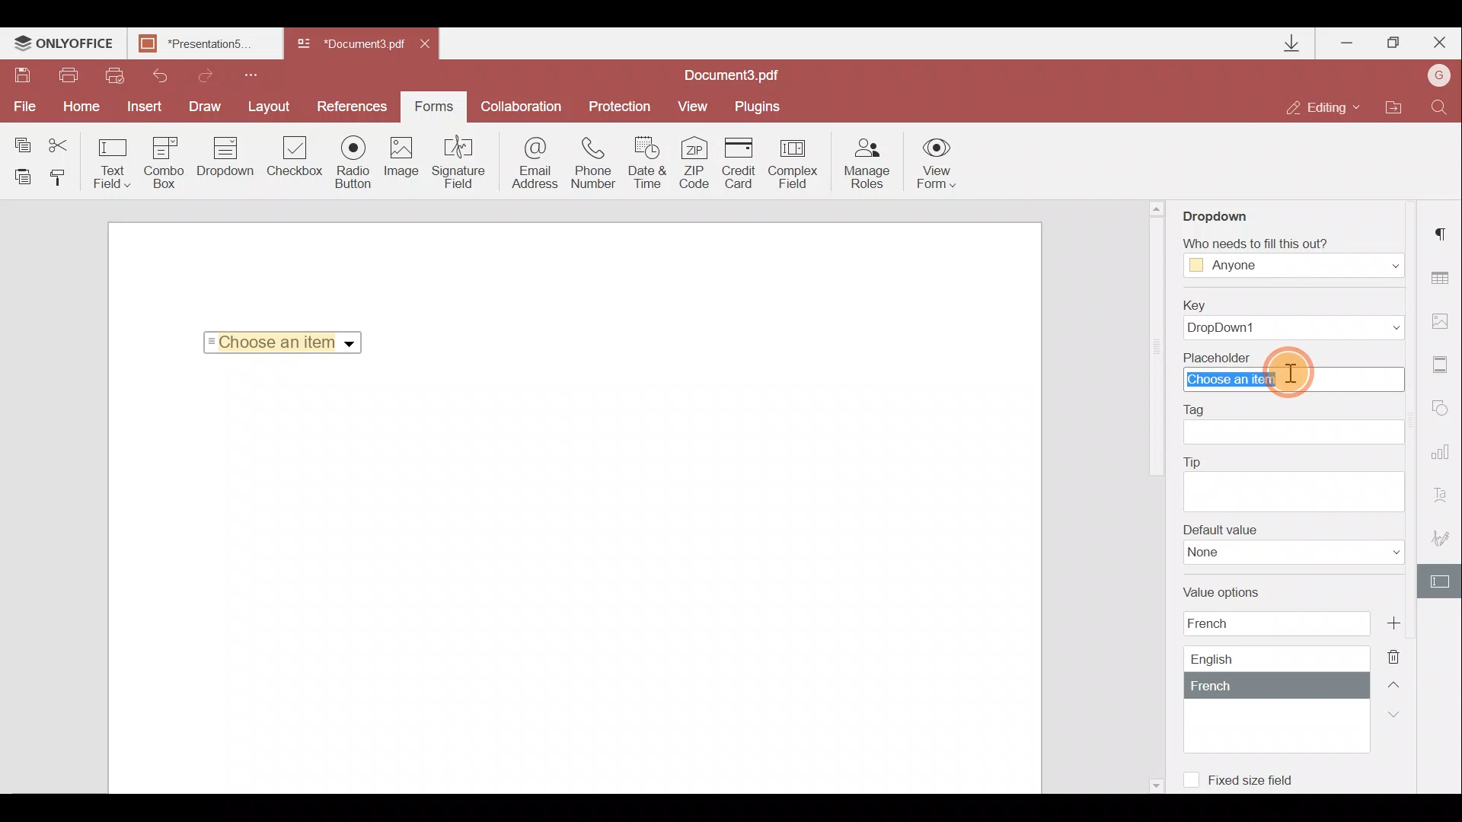 The width and height of the screenshot is (1462, 822). What do you see at coordinates (760, 104) in the screenshot?
I see `Plugins` at bounding box center [760, 104].